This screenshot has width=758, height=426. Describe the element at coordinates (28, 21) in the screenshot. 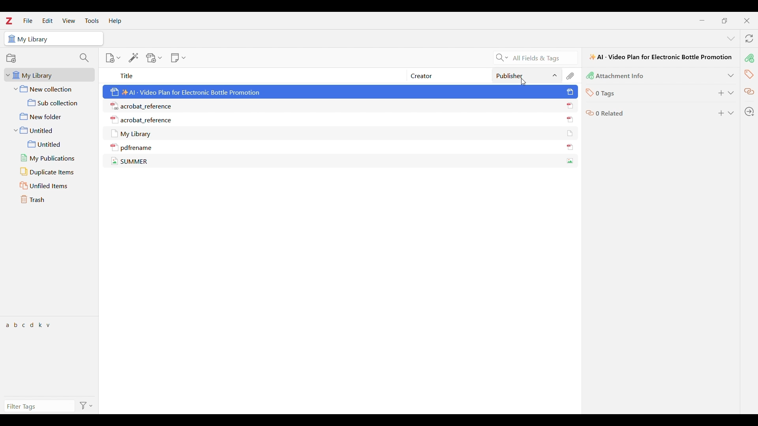

I see `File menu` at that location.